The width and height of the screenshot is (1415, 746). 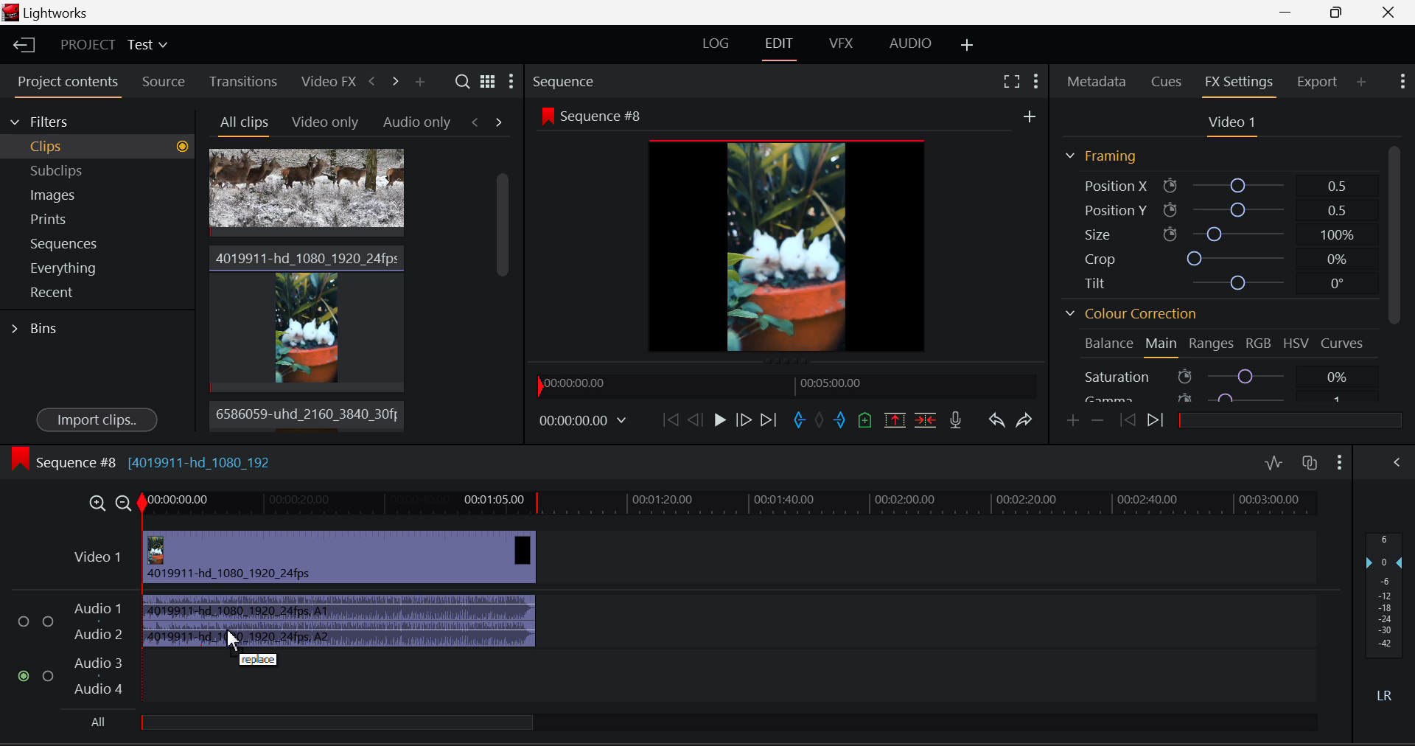 What do you see at coordinates (50, 13) in the screenshot?
I see `Lightworks` at bounding box center [50, 13].